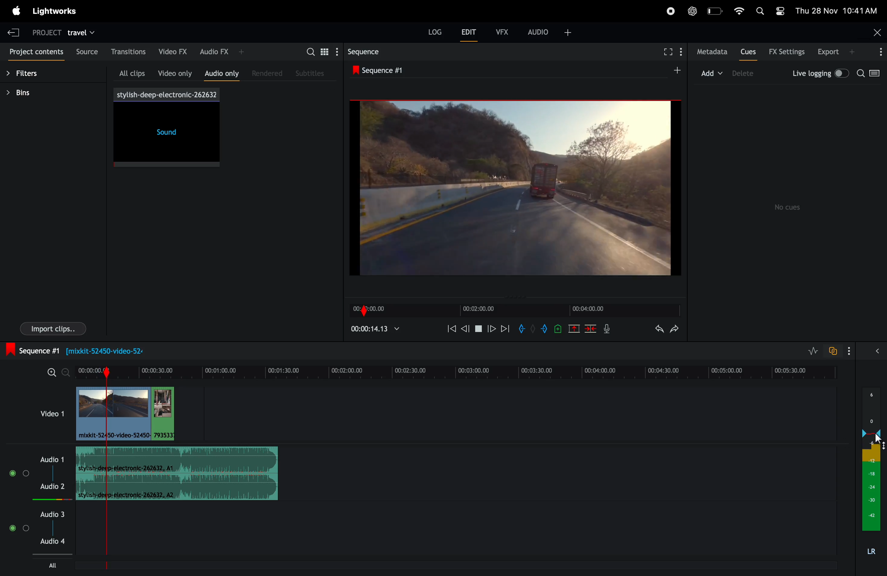 Image resolution: width=887 pixels, height=576 pixels. I want to click on sound, so click(164, 135).